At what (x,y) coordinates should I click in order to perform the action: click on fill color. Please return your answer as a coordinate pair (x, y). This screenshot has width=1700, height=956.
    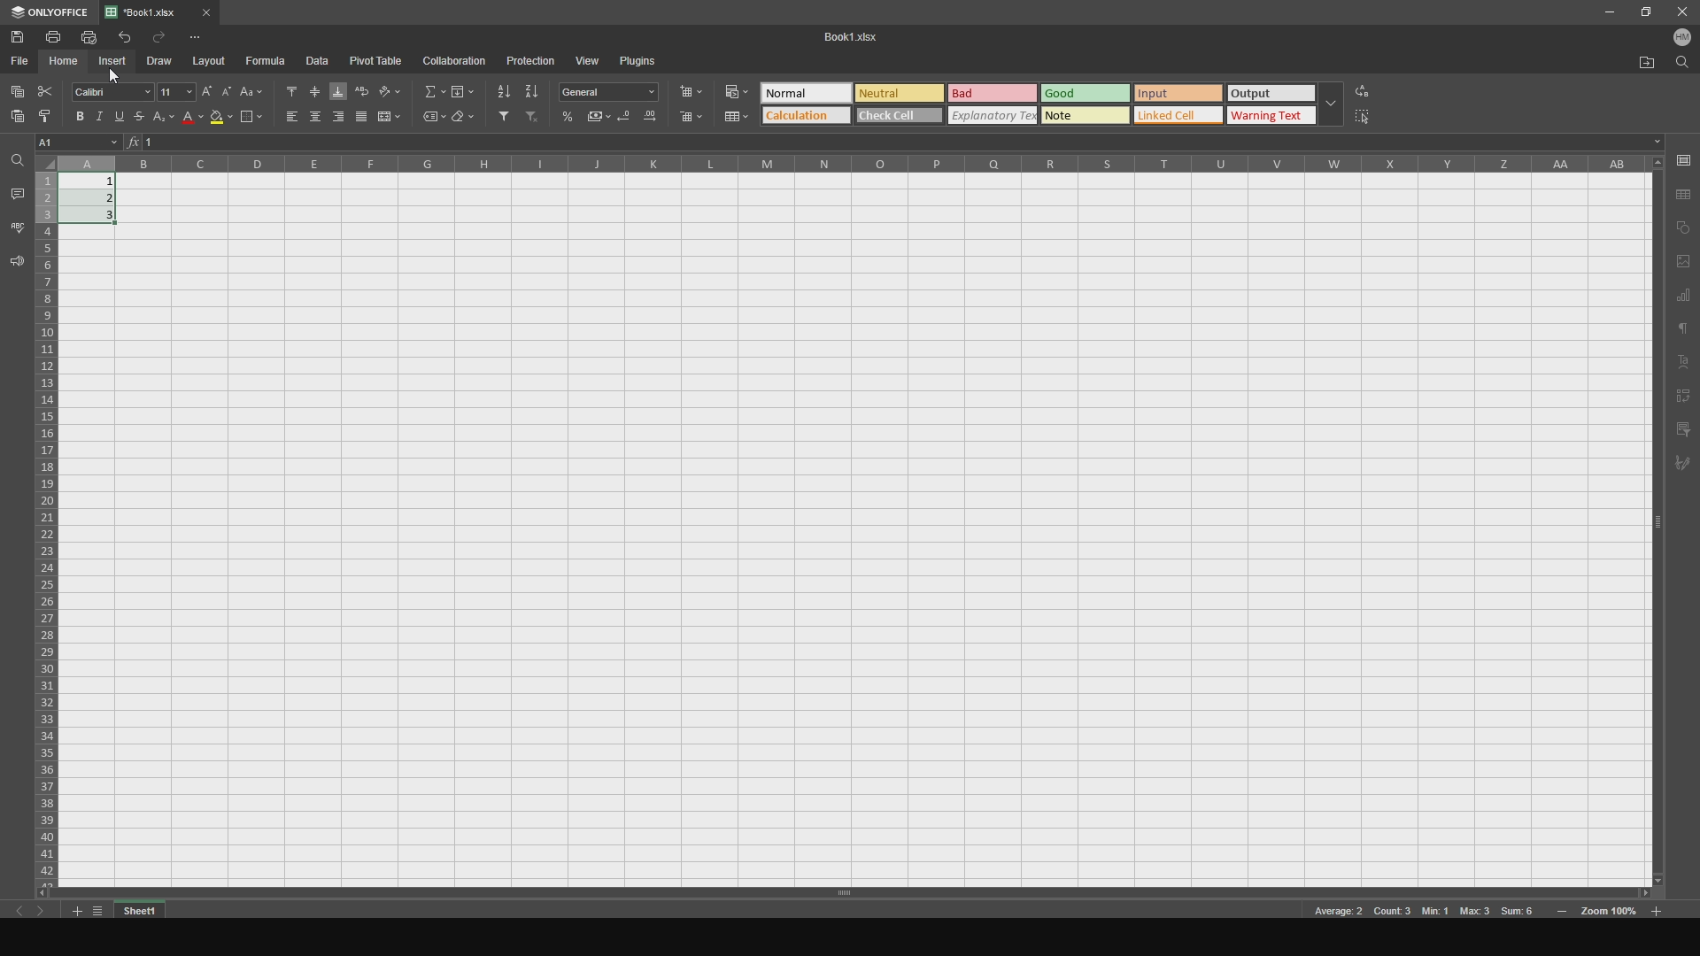
    Looking at the image, I should click on (220, 120).